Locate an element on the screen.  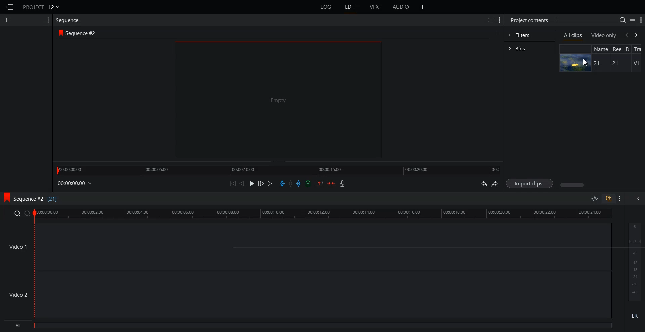
Add Panel is located at coordinates (423, 7).